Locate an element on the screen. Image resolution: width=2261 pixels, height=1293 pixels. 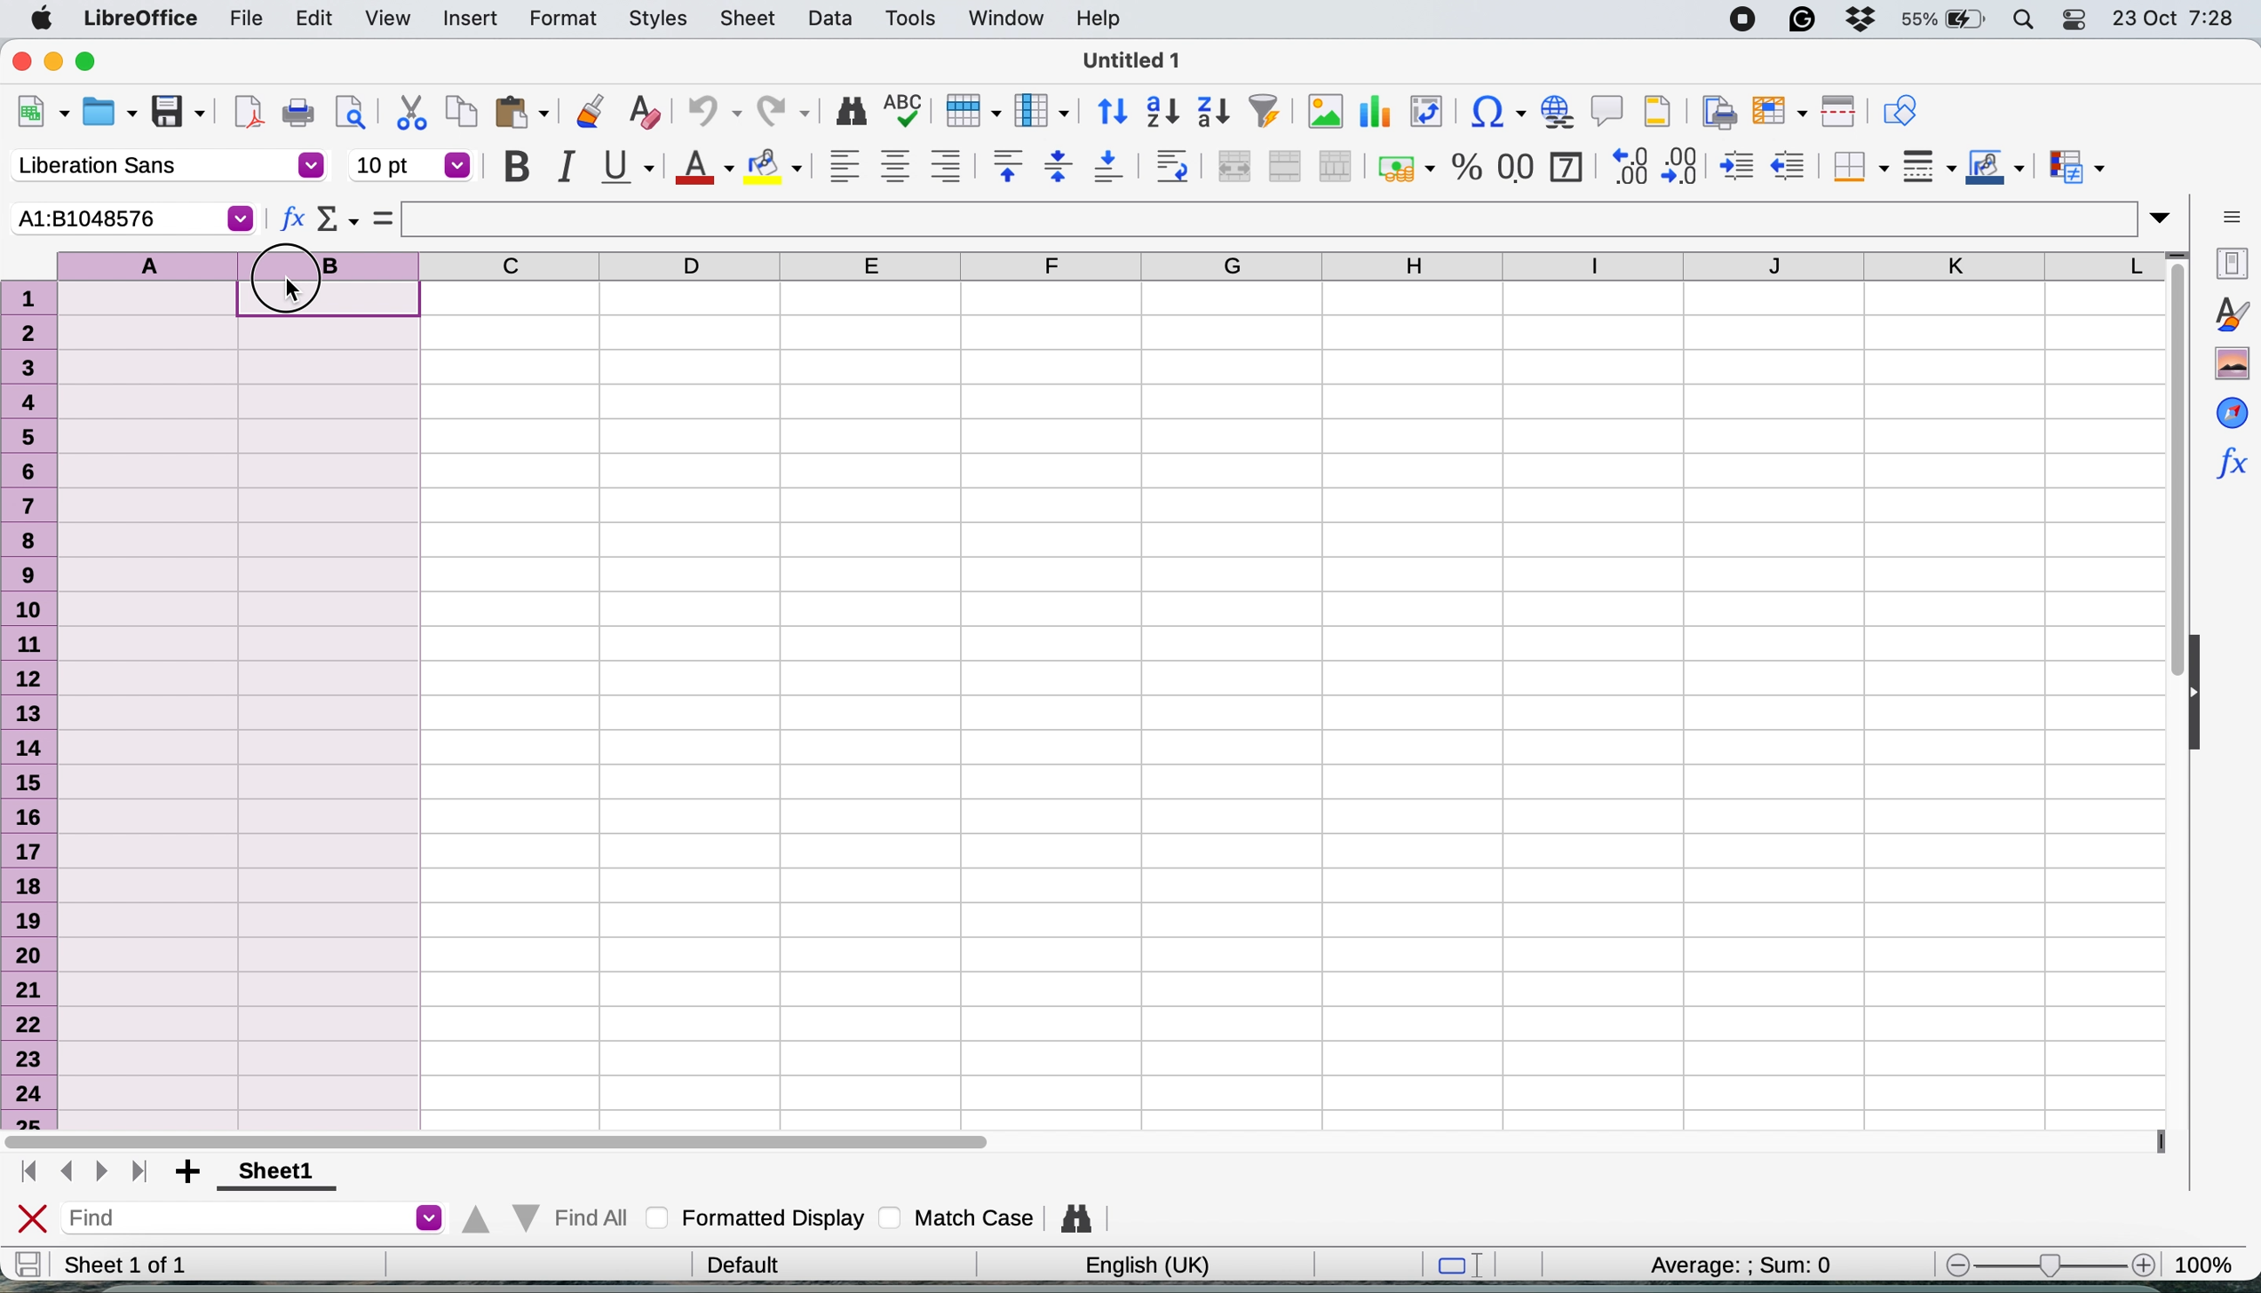
save is located at coordinates (180, 111).